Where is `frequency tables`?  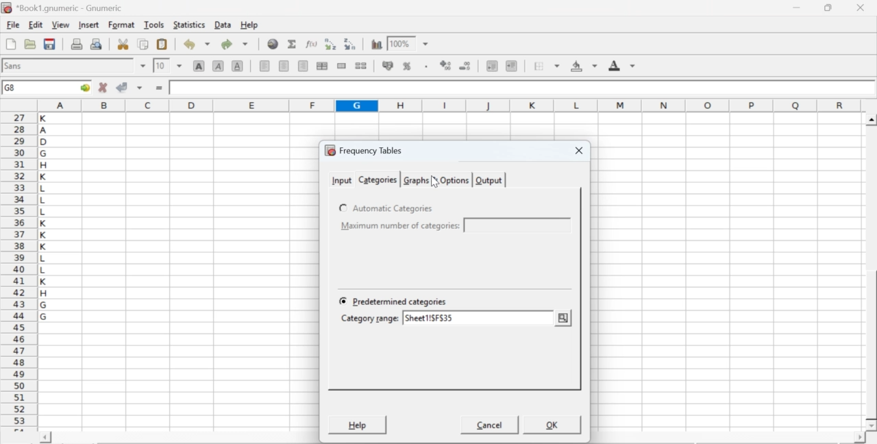
frequency tables is located at coordinates (364, 150).